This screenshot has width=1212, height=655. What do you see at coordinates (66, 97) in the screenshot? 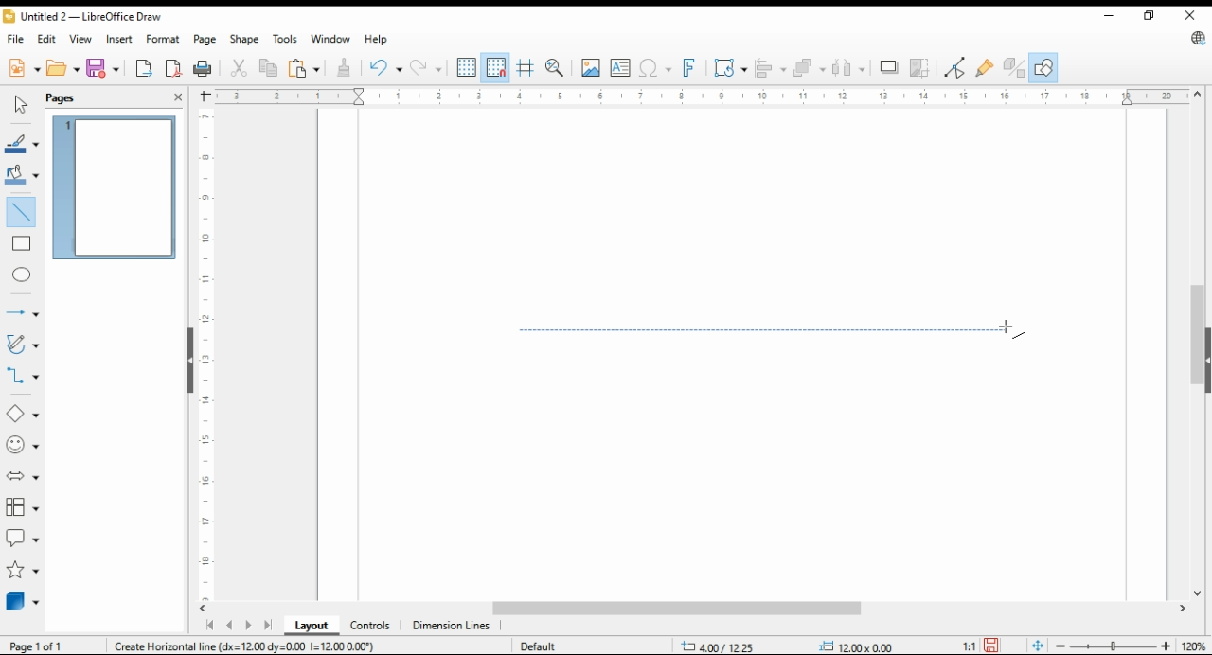
I see `pages` at bounding box center [66, 97].